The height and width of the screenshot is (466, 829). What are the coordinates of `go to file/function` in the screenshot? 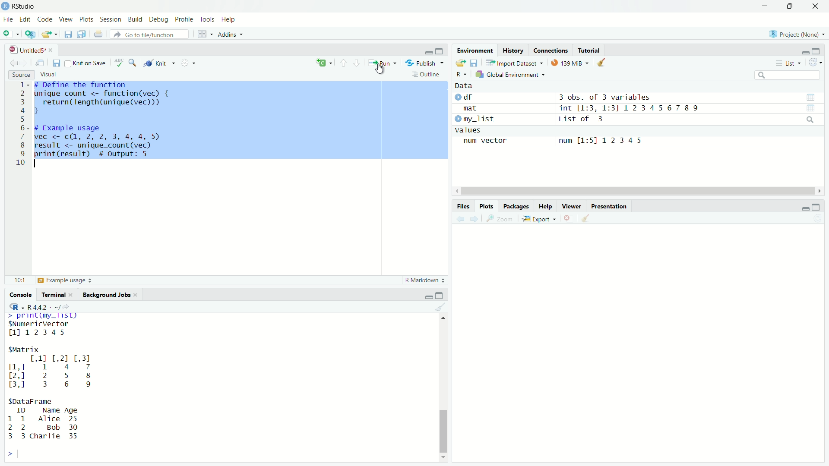 It's located at (150, 34).